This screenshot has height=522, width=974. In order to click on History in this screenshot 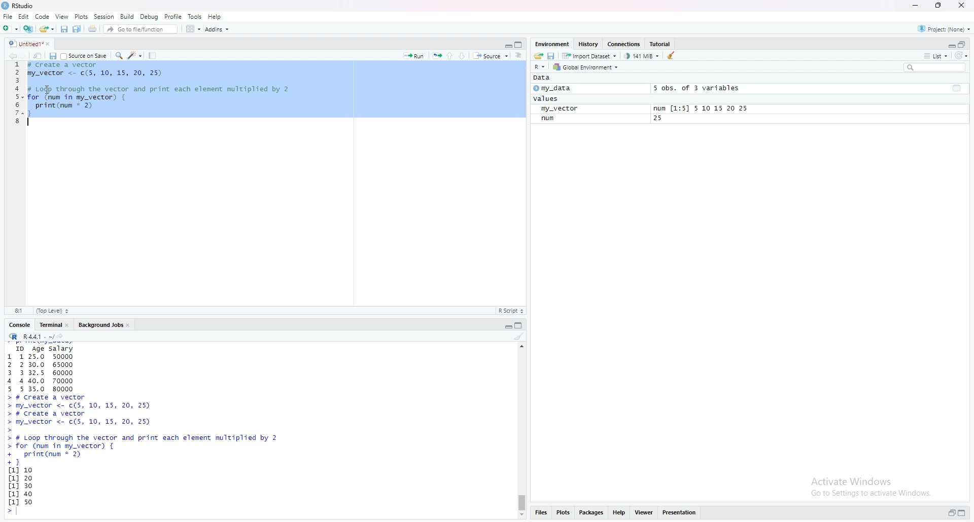, I will do `click(589, 43)`.